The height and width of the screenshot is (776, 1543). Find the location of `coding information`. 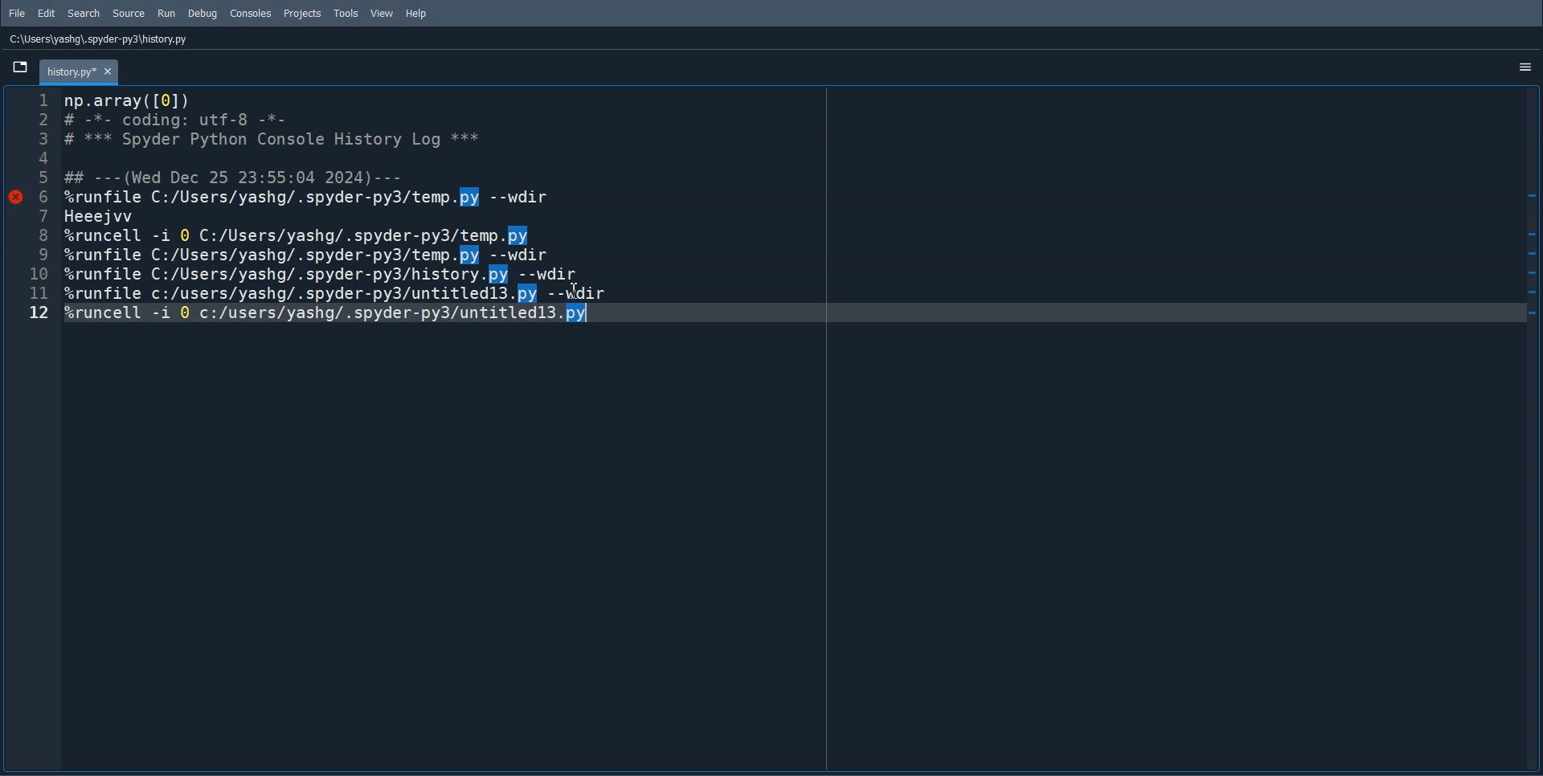

coding information is located at coordinates (335, 221).